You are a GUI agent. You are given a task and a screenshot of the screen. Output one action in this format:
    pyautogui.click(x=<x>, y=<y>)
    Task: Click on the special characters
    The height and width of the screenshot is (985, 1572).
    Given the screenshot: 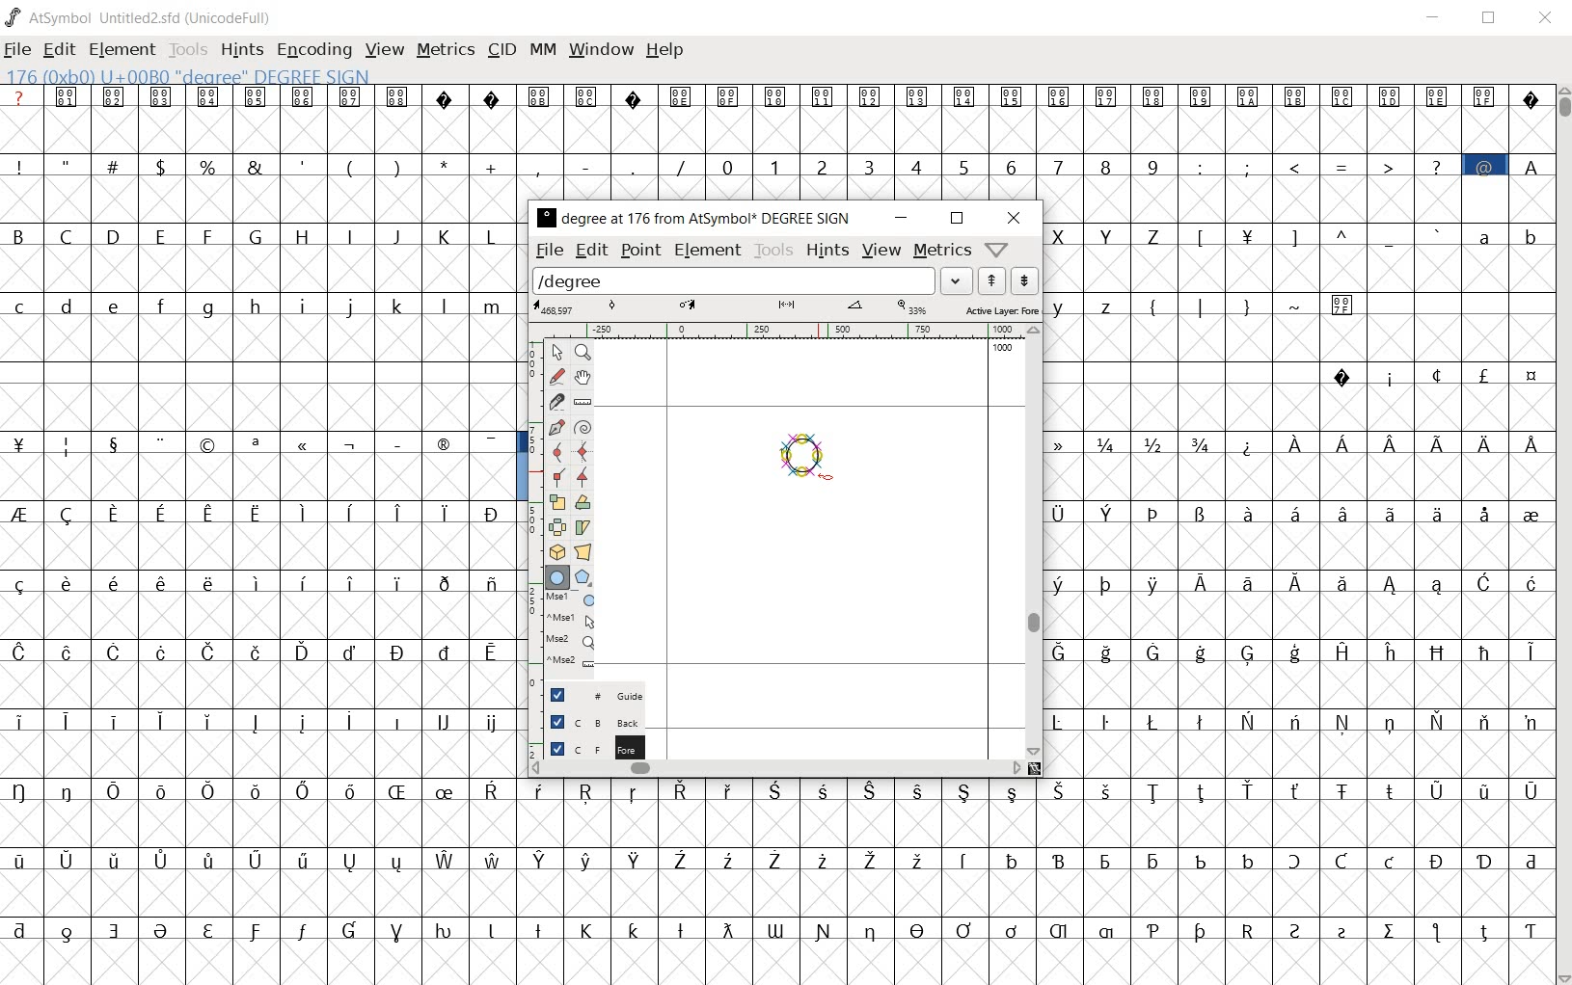 What is the action you would take?
    pyautogui.click(x=1319, y=166)
    